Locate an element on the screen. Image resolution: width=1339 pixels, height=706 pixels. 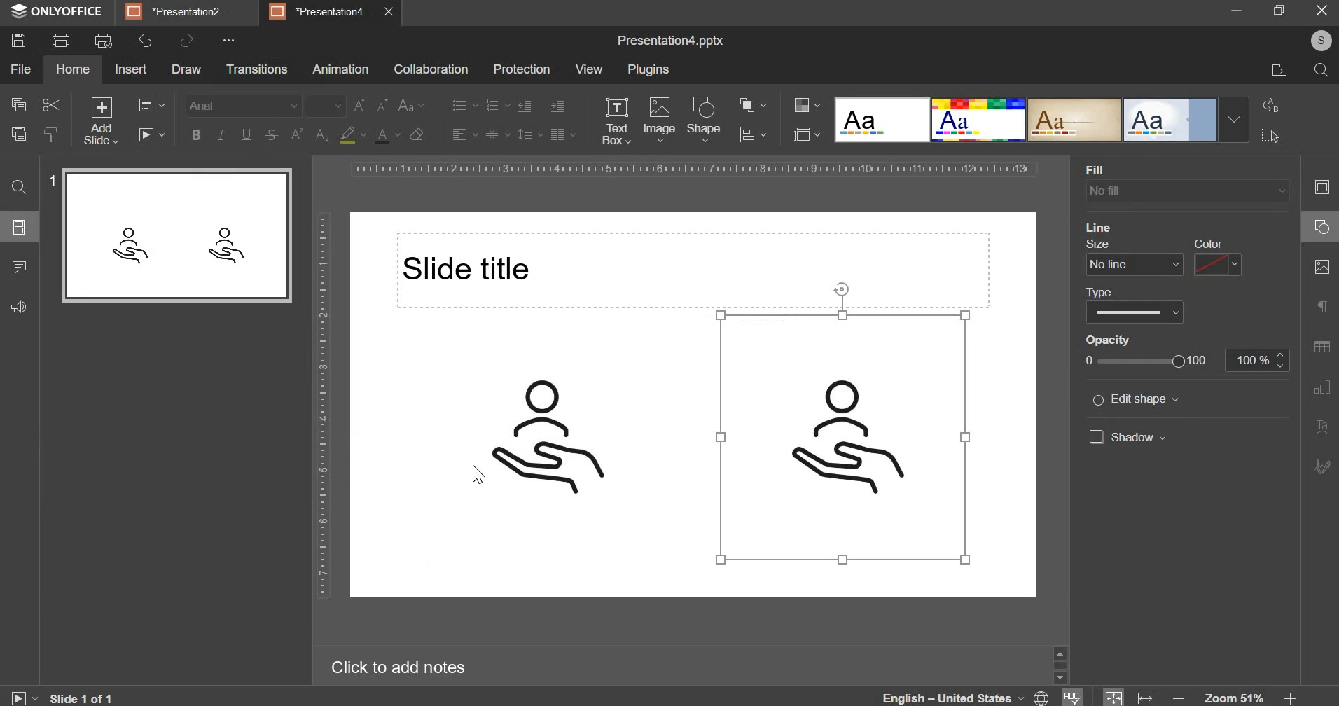
Presentation4.pptx is located at coordinates (669, 40).